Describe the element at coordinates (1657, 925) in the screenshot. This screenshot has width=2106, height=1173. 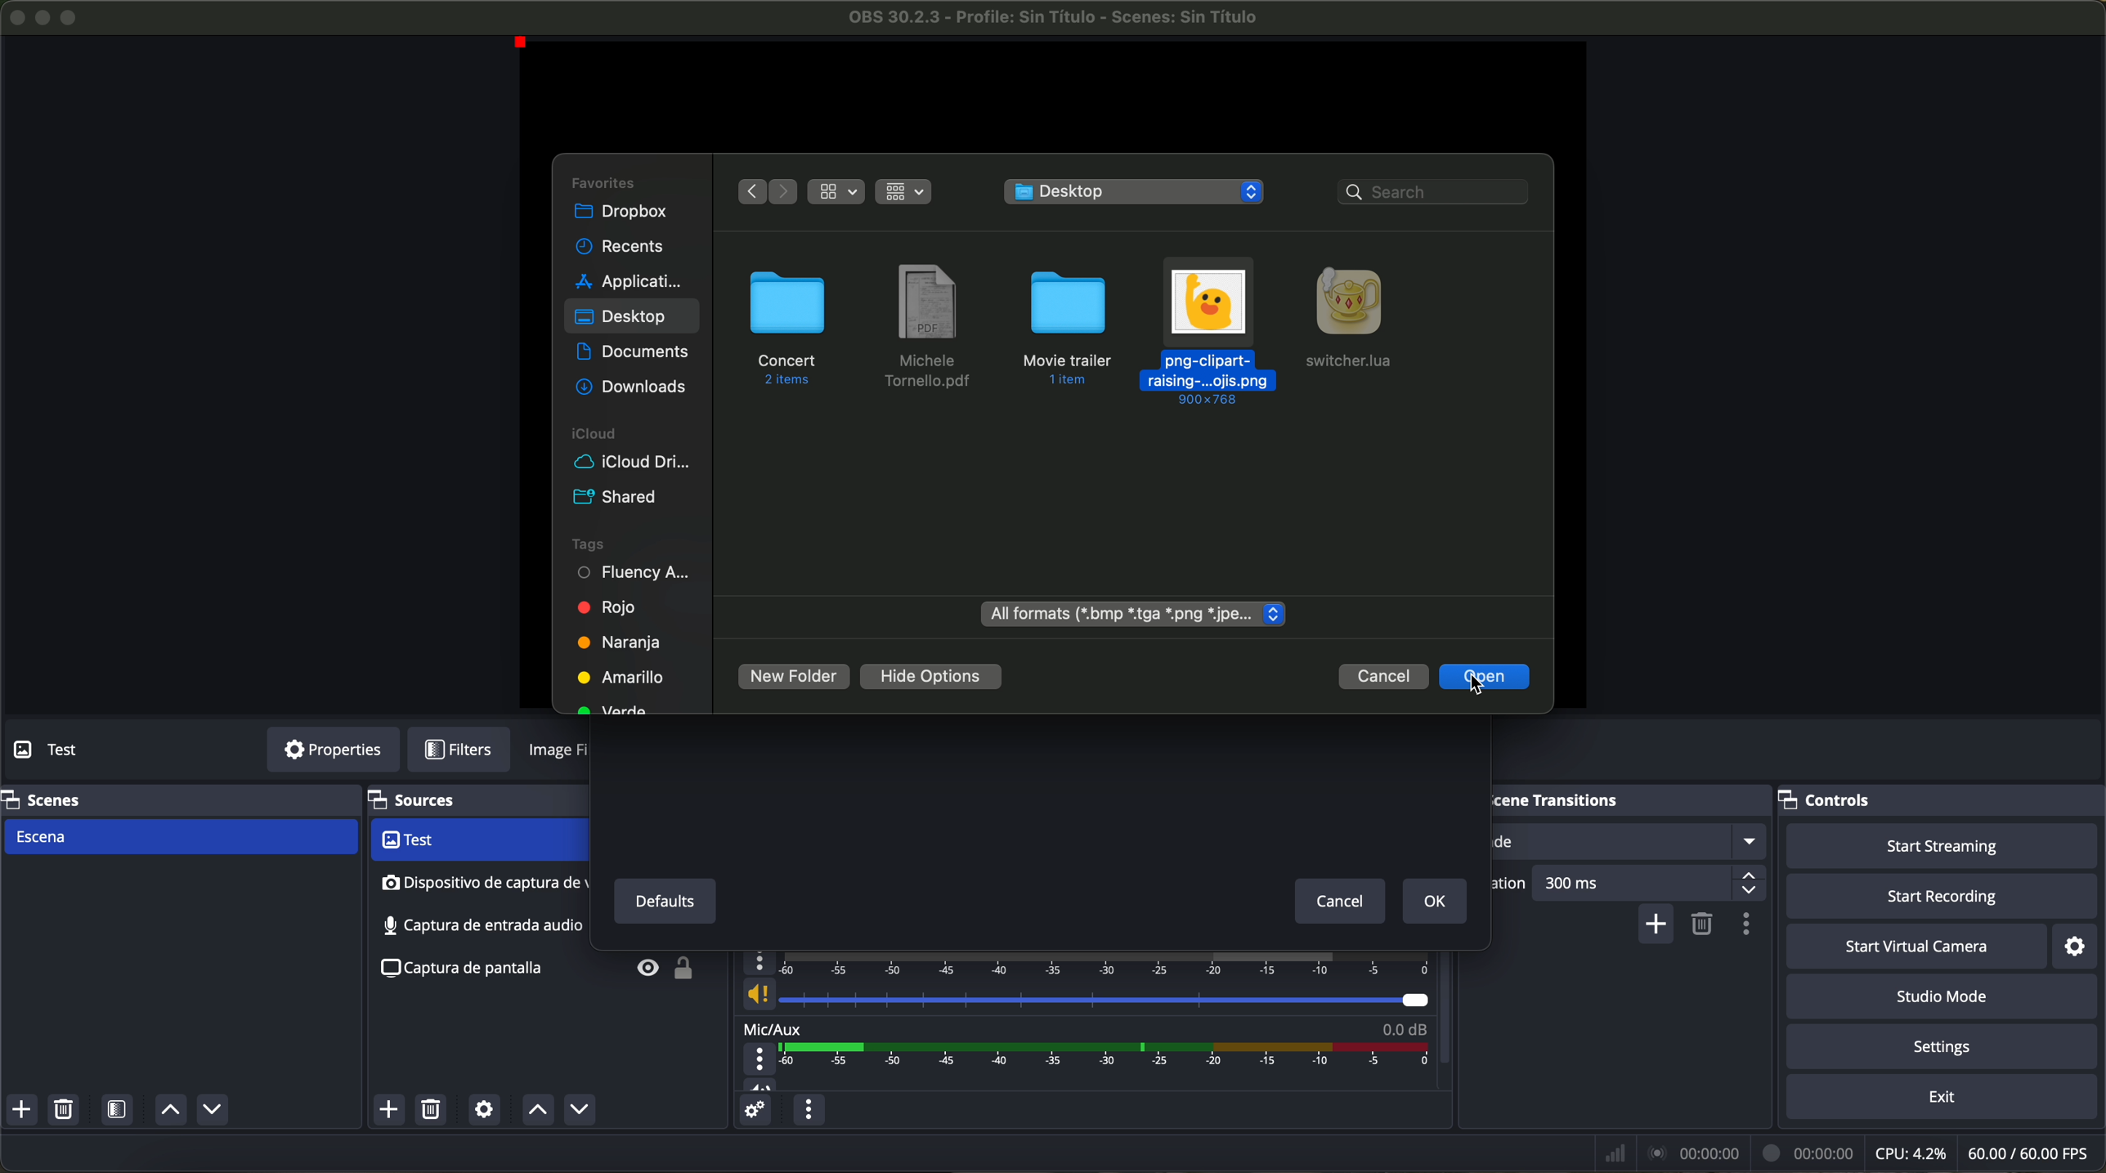
I see `add configurable transition` at that location.